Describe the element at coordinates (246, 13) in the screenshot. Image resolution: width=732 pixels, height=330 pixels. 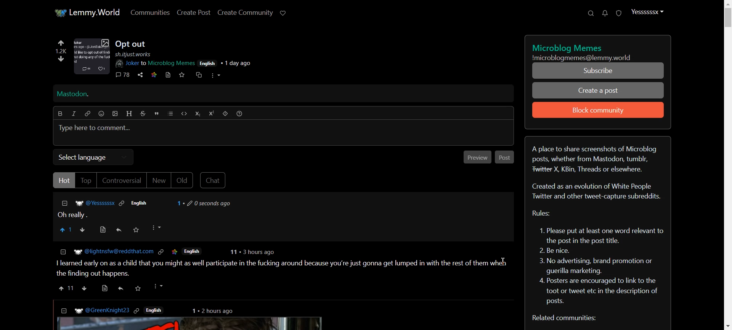
I see `Create Community` at that location.